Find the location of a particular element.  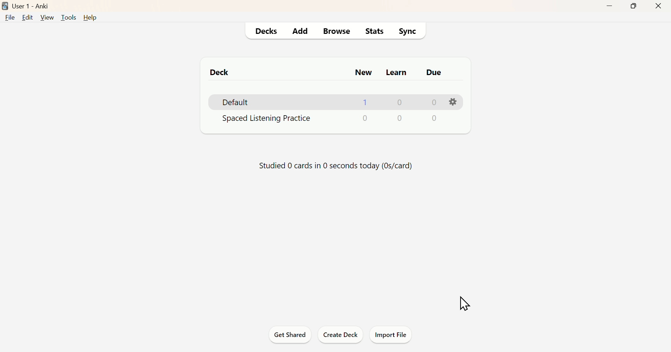

Spaced Listening Practice is located at coordinates (327, 119).